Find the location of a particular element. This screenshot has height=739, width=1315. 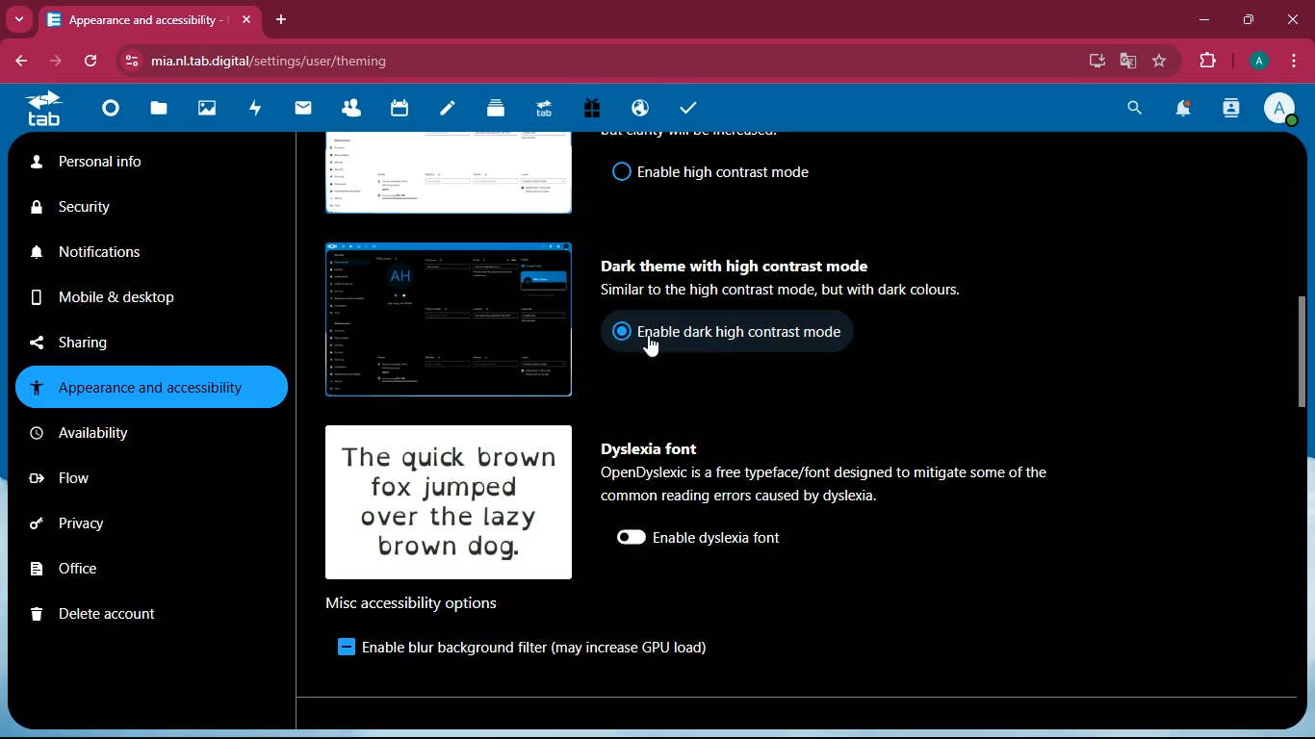

refresh is located at coordinates (88, 63).